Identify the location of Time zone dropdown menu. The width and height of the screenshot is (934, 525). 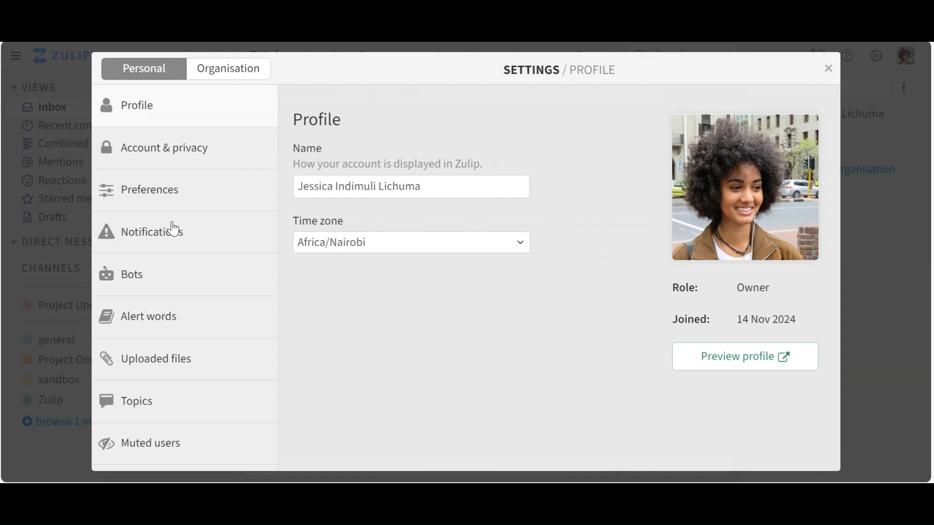
(411, 242).